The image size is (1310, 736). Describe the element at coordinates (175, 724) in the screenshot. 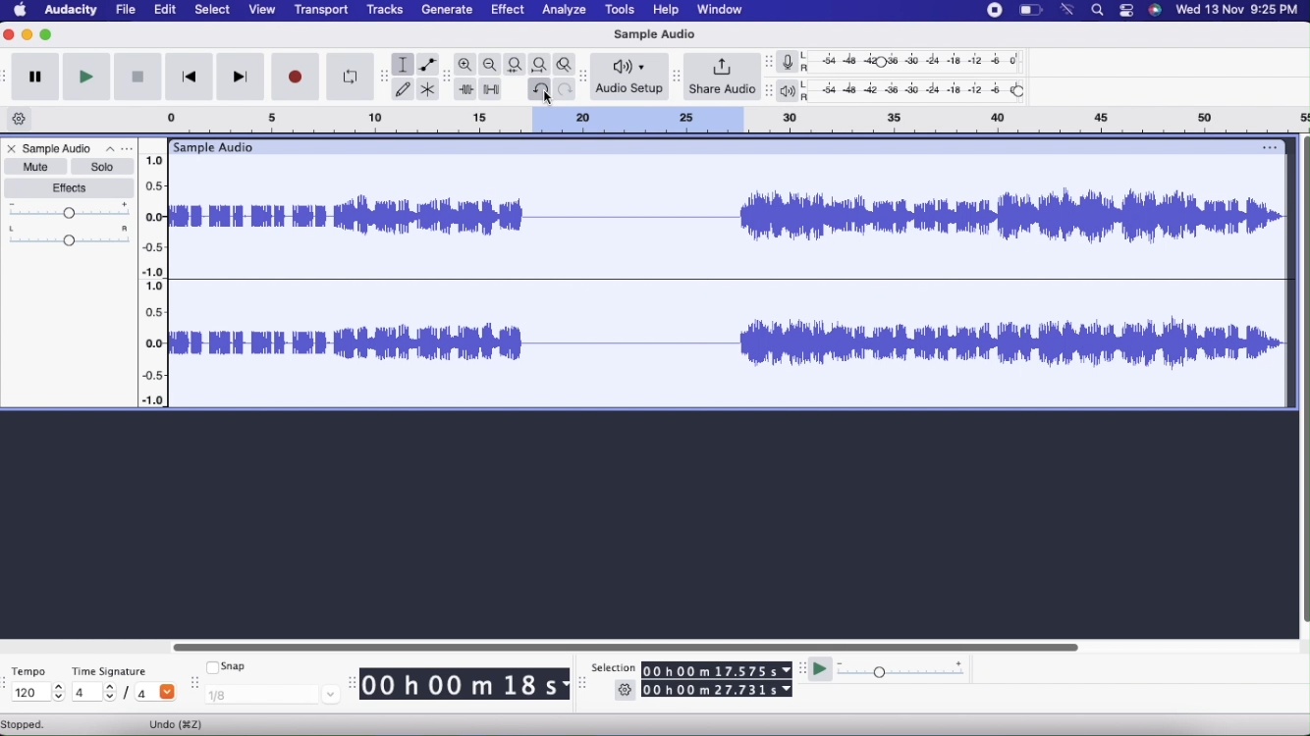

I see `Undo` at that location.